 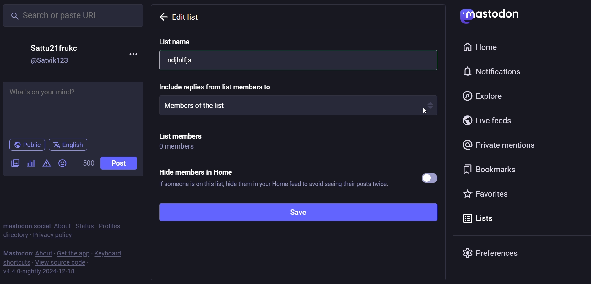 I want to click on status, so click(x=84, y=225).